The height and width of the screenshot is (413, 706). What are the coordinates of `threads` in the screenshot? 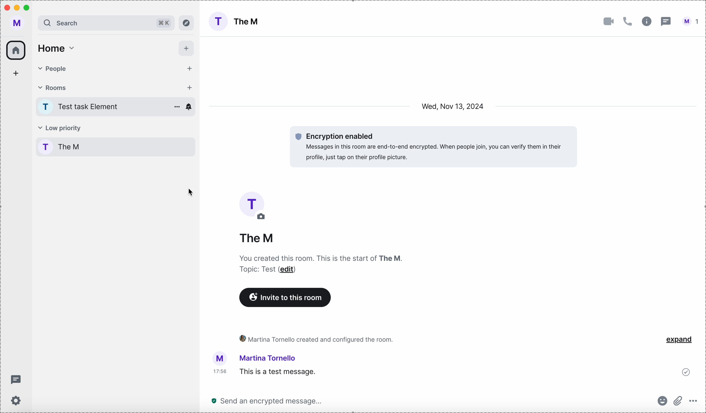 It's located at (665, 22).